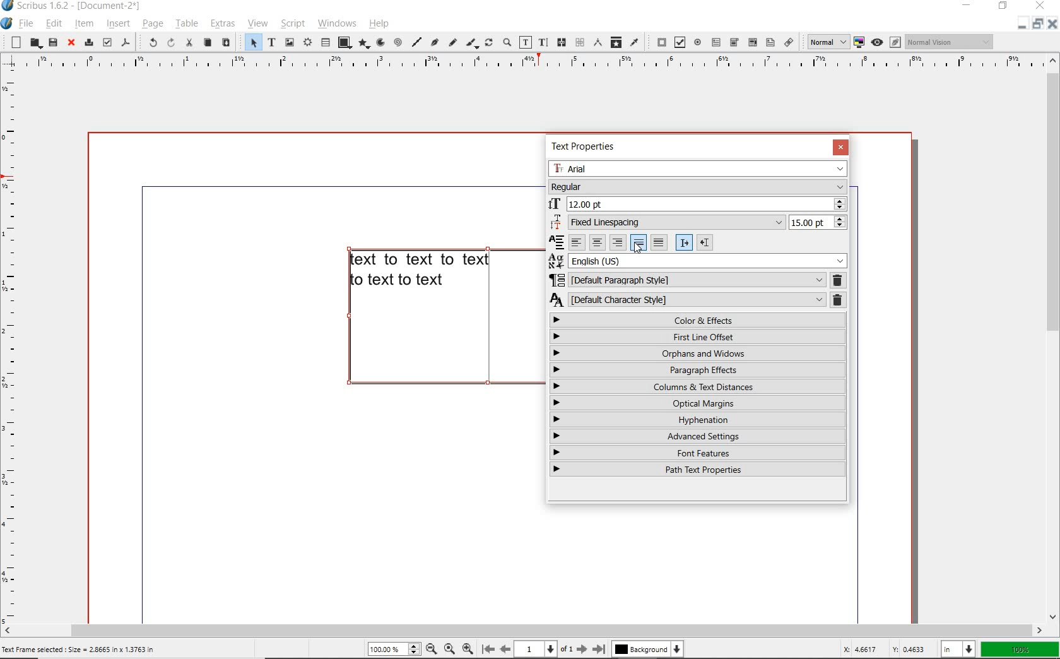 This screenshot has height=659, width=1060. I want to click on  Reconcile, so click(556, 241).